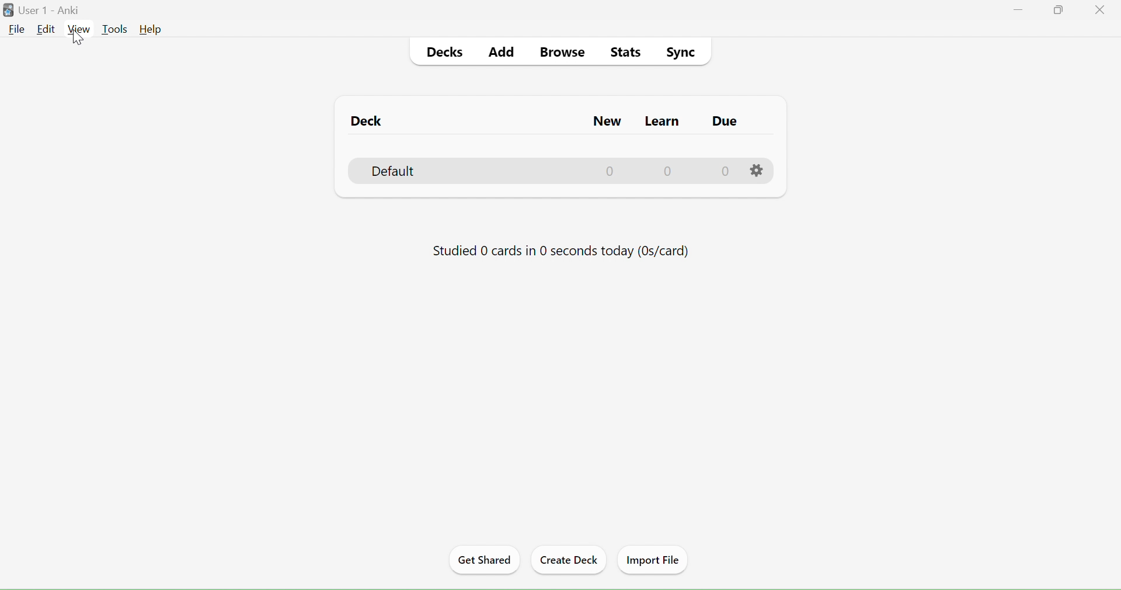 This screenshot has width=1121, height=590. I want to click on file, so click(17, 29).